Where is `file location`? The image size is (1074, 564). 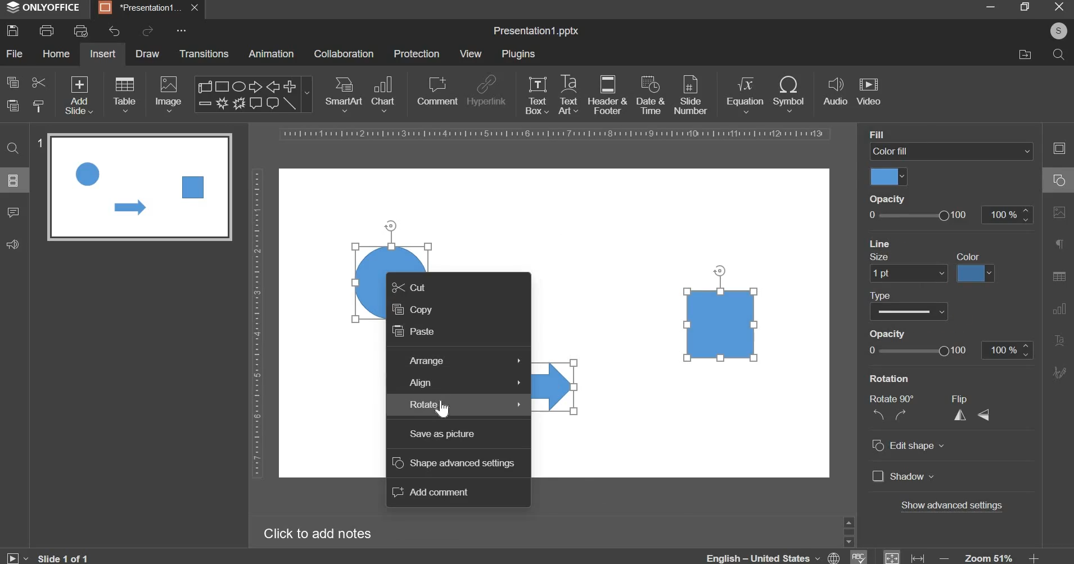 file location is located at coordinates (1025, 54).